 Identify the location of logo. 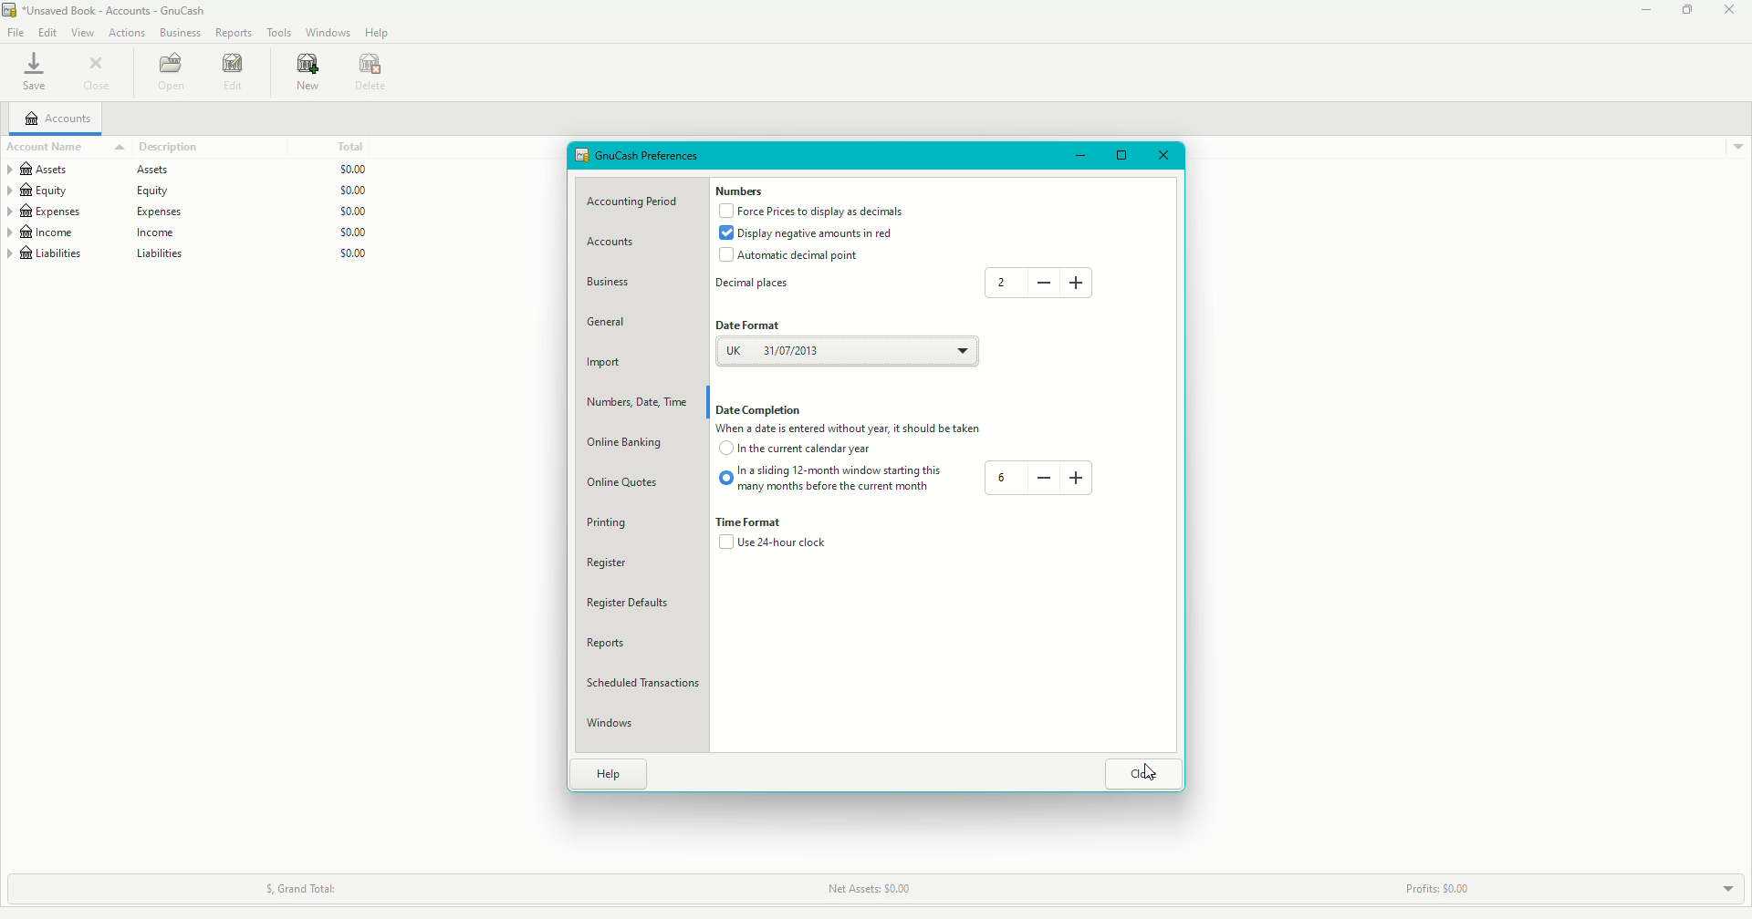
(11, 10).